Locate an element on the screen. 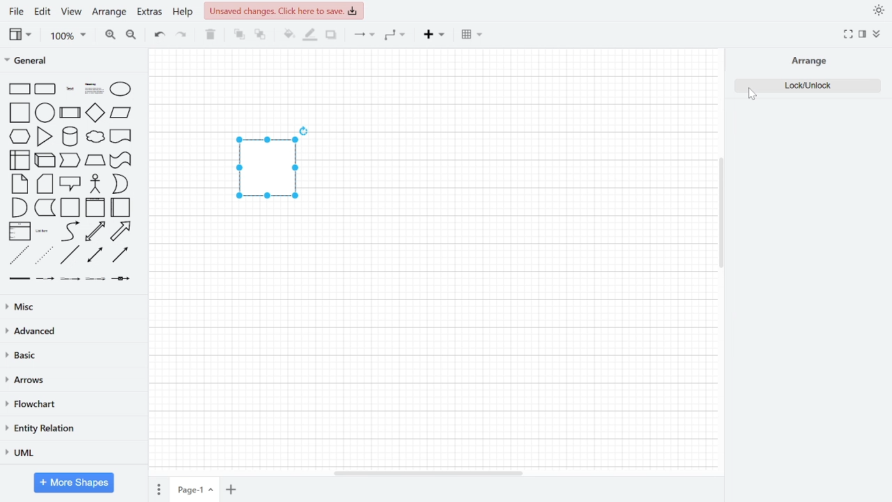 The image size is (892, 502). appearance is located at coordinates (877, 11).